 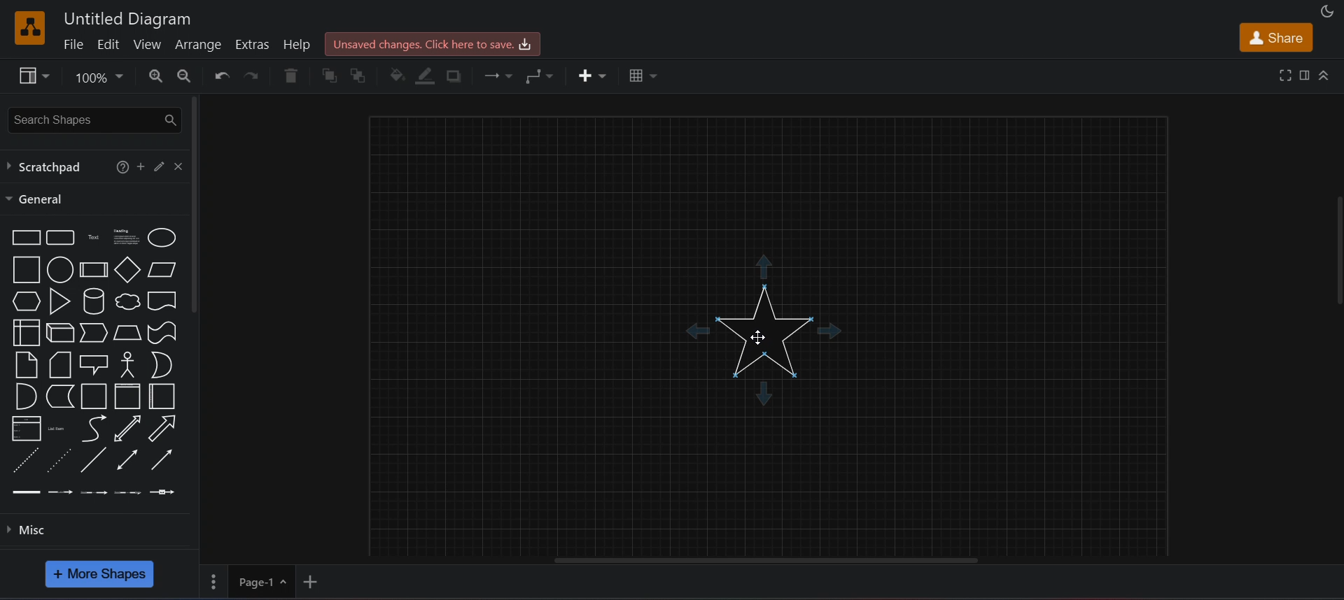 What do you see at coordinates (60, 269) in the screenshot?
I see `circle` at bounding box center [60, 269].